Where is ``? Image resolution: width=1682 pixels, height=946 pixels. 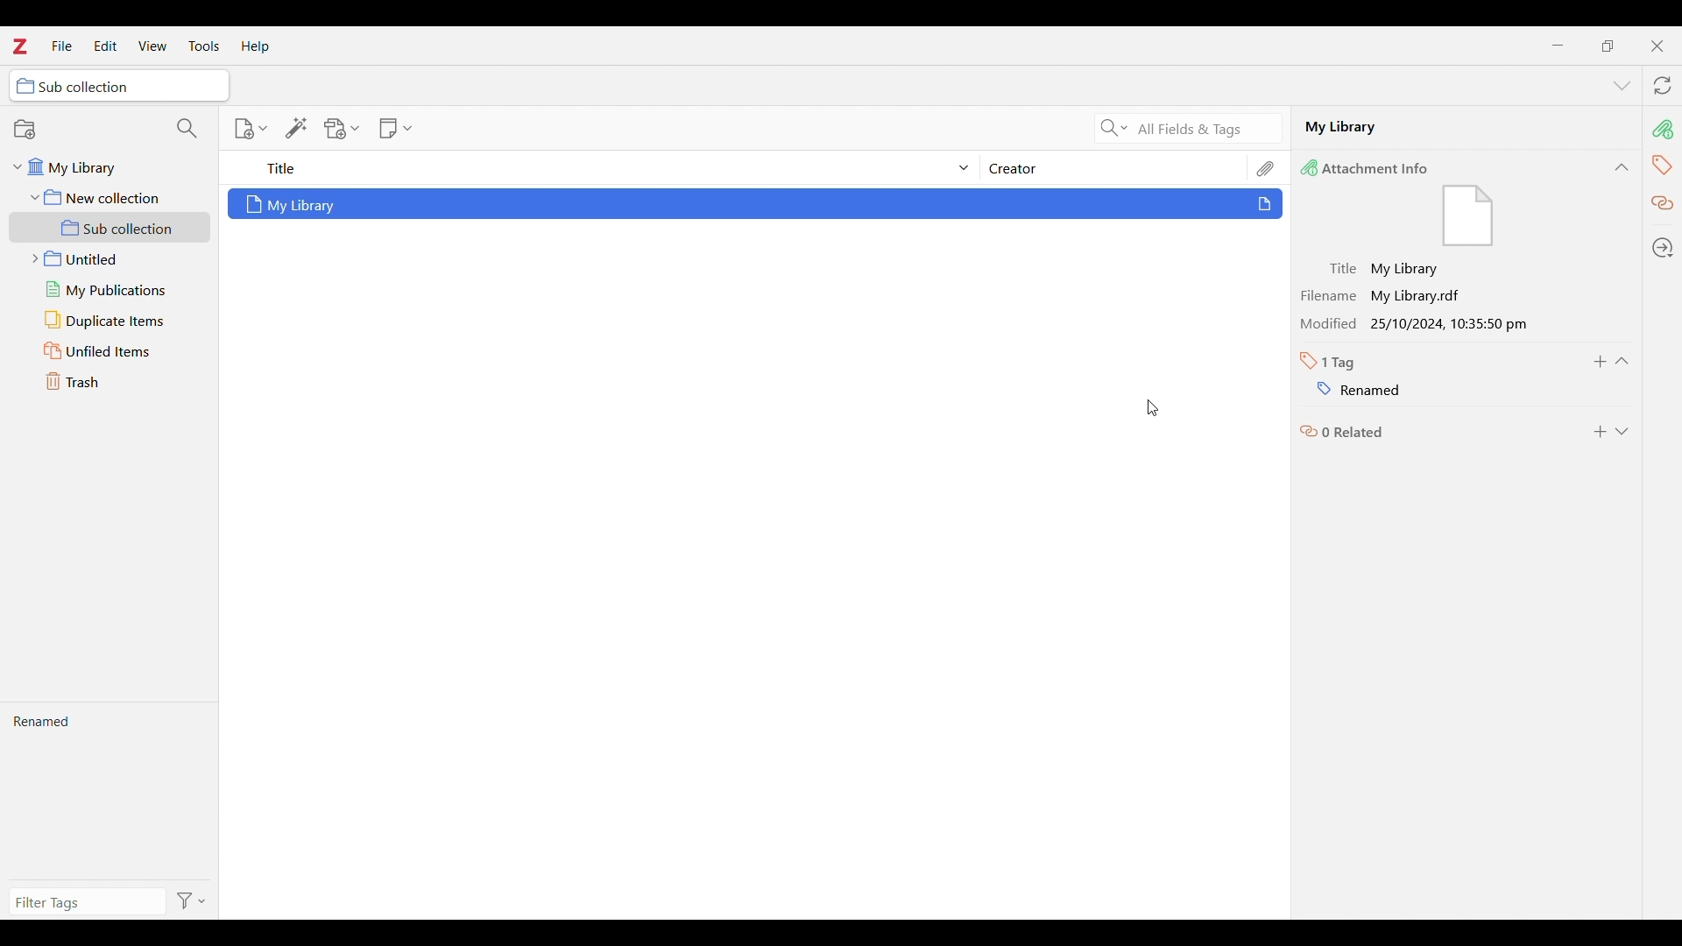
 is located at coordinates (1468, 217).